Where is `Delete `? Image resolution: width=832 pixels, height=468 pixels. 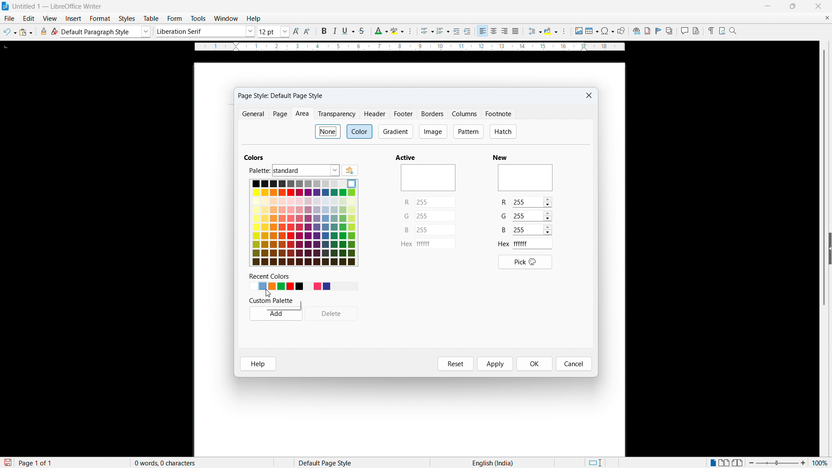
Delete  is located at coordinates (331, 314).